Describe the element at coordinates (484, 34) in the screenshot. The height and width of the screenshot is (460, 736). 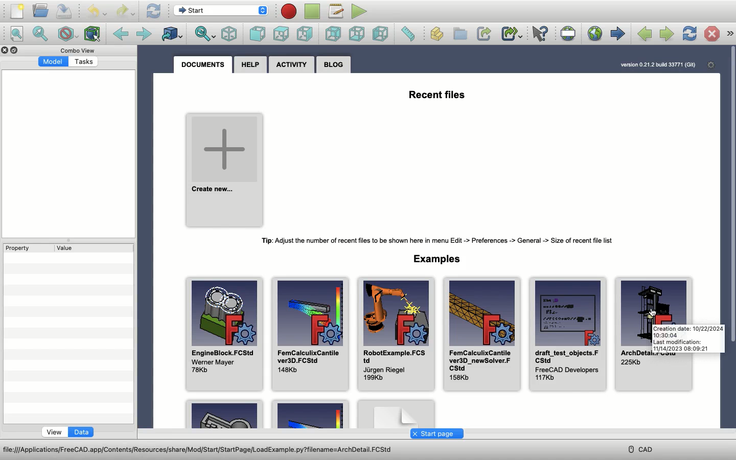
I see `Make link` at that location.